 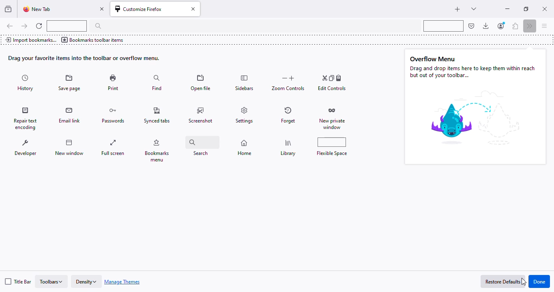 I want to click on forget, so click(x=288, y=115).